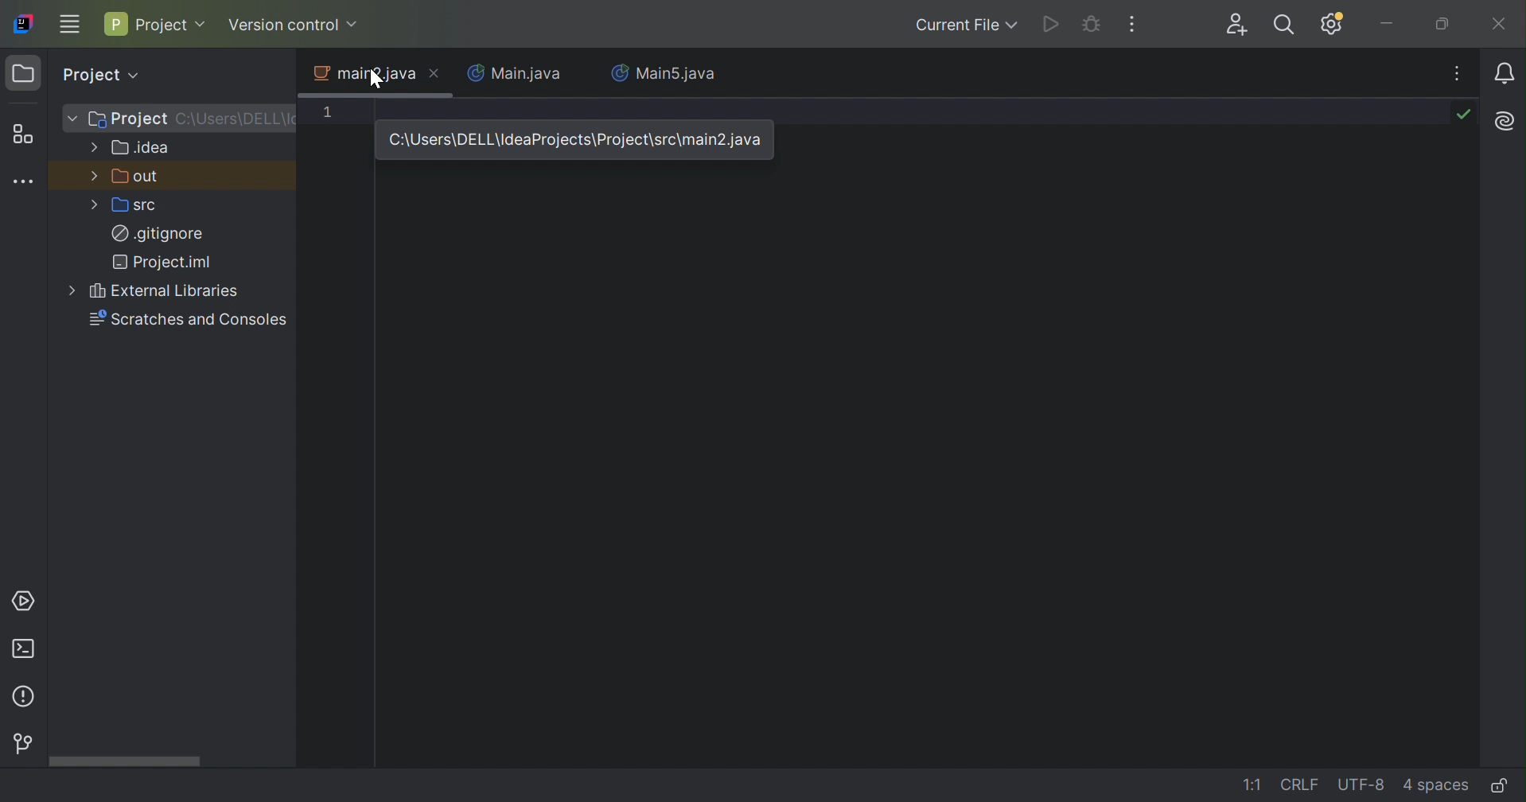 The height and width of the screenshot is (802, 1526). Describe the element at coordinates (1444, 25) in the screenshot. I see `Restore down` at that location.